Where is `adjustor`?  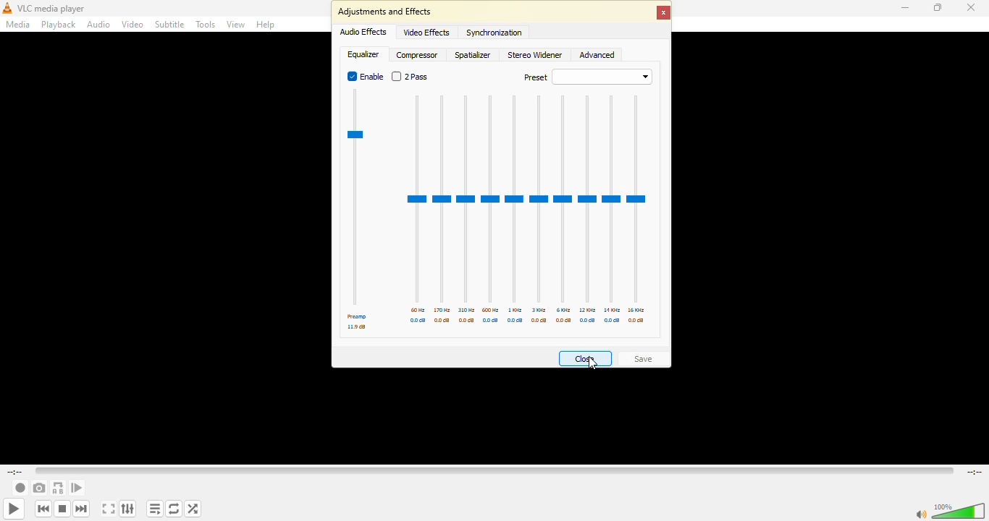 adjustor is located at coordinates (587, 200).